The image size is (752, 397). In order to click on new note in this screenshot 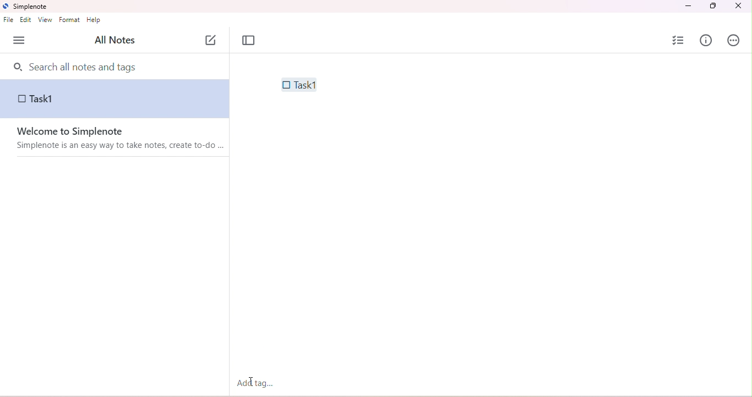, I will do `click(211, 38)`.